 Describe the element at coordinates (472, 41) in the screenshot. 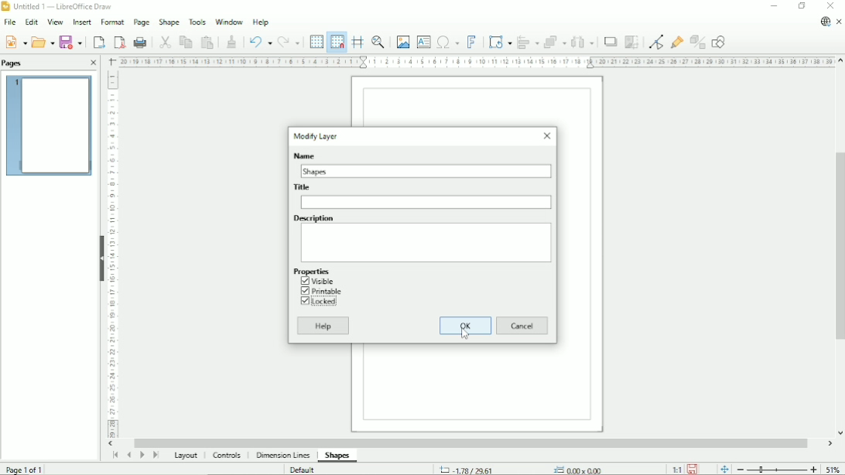

I see `Insert fontwork text` at that location.